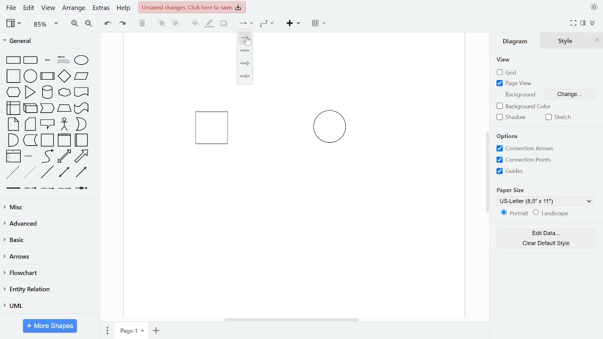 The width and height of the screenshot is (603, 339). What do you see at coordinates (64, 156) in the screenshot?
I see `bidirectional arrow` at bounding box center [64, 156].